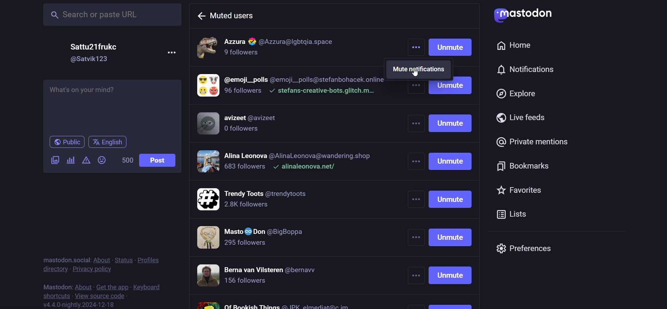 This screenshot has height=309, width=667. I want to click on content warning, so click(86, 159).